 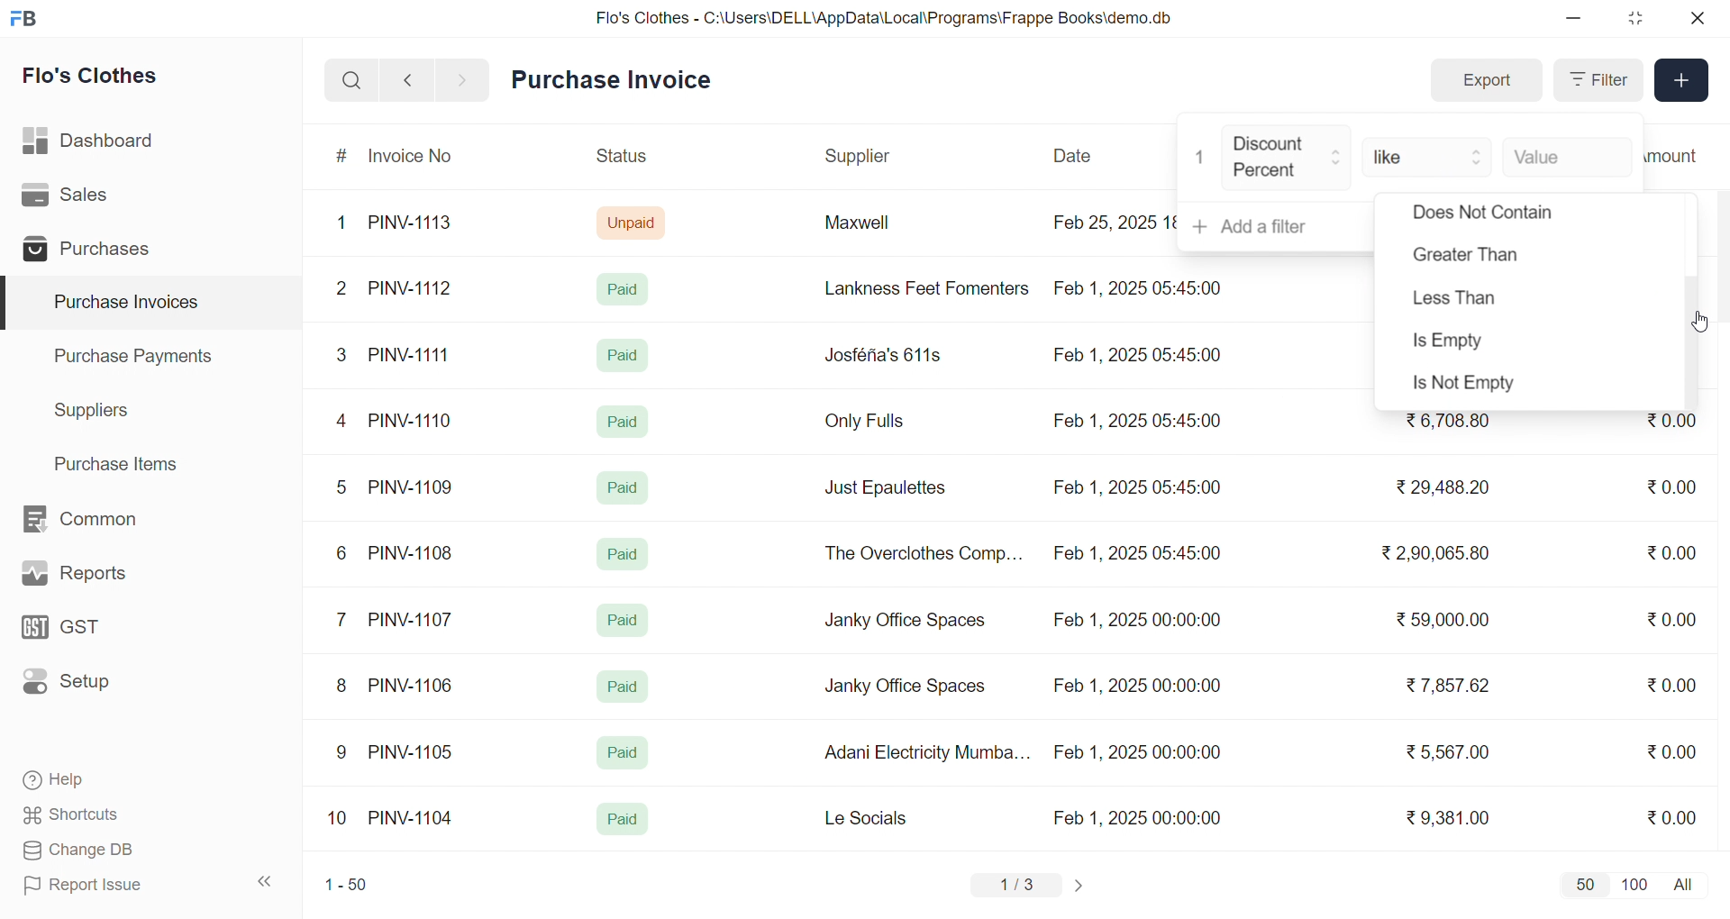 I want to click on ₹0.00, so click(x=1677, y=617).